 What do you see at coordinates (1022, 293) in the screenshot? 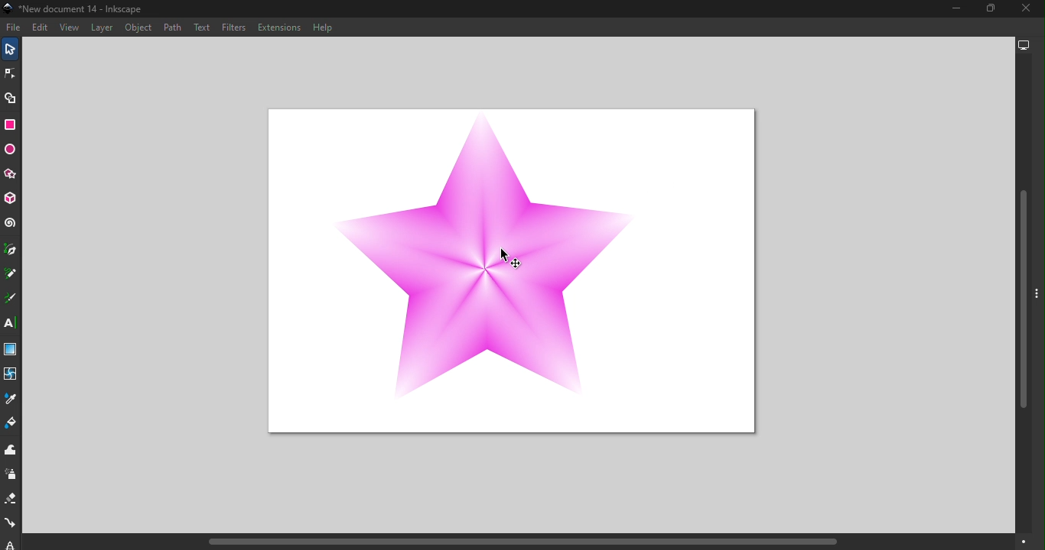
I see `Vertical scroll bar` at bounding box center [1022, 293].